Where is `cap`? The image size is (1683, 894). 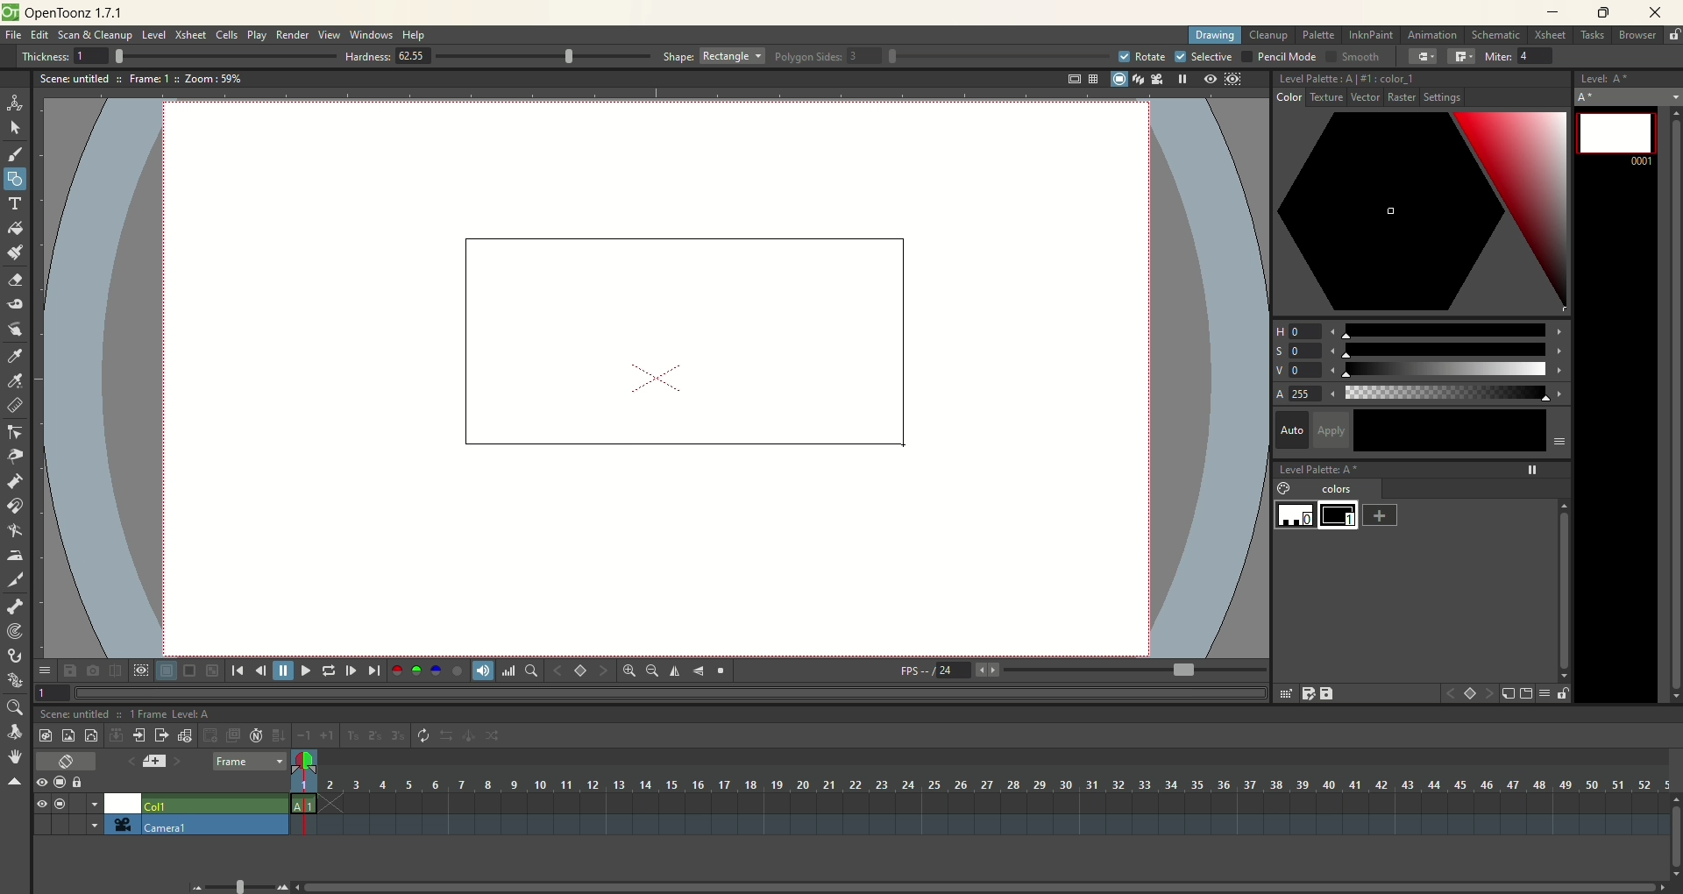 cap is located at coordinates (1424, 57).